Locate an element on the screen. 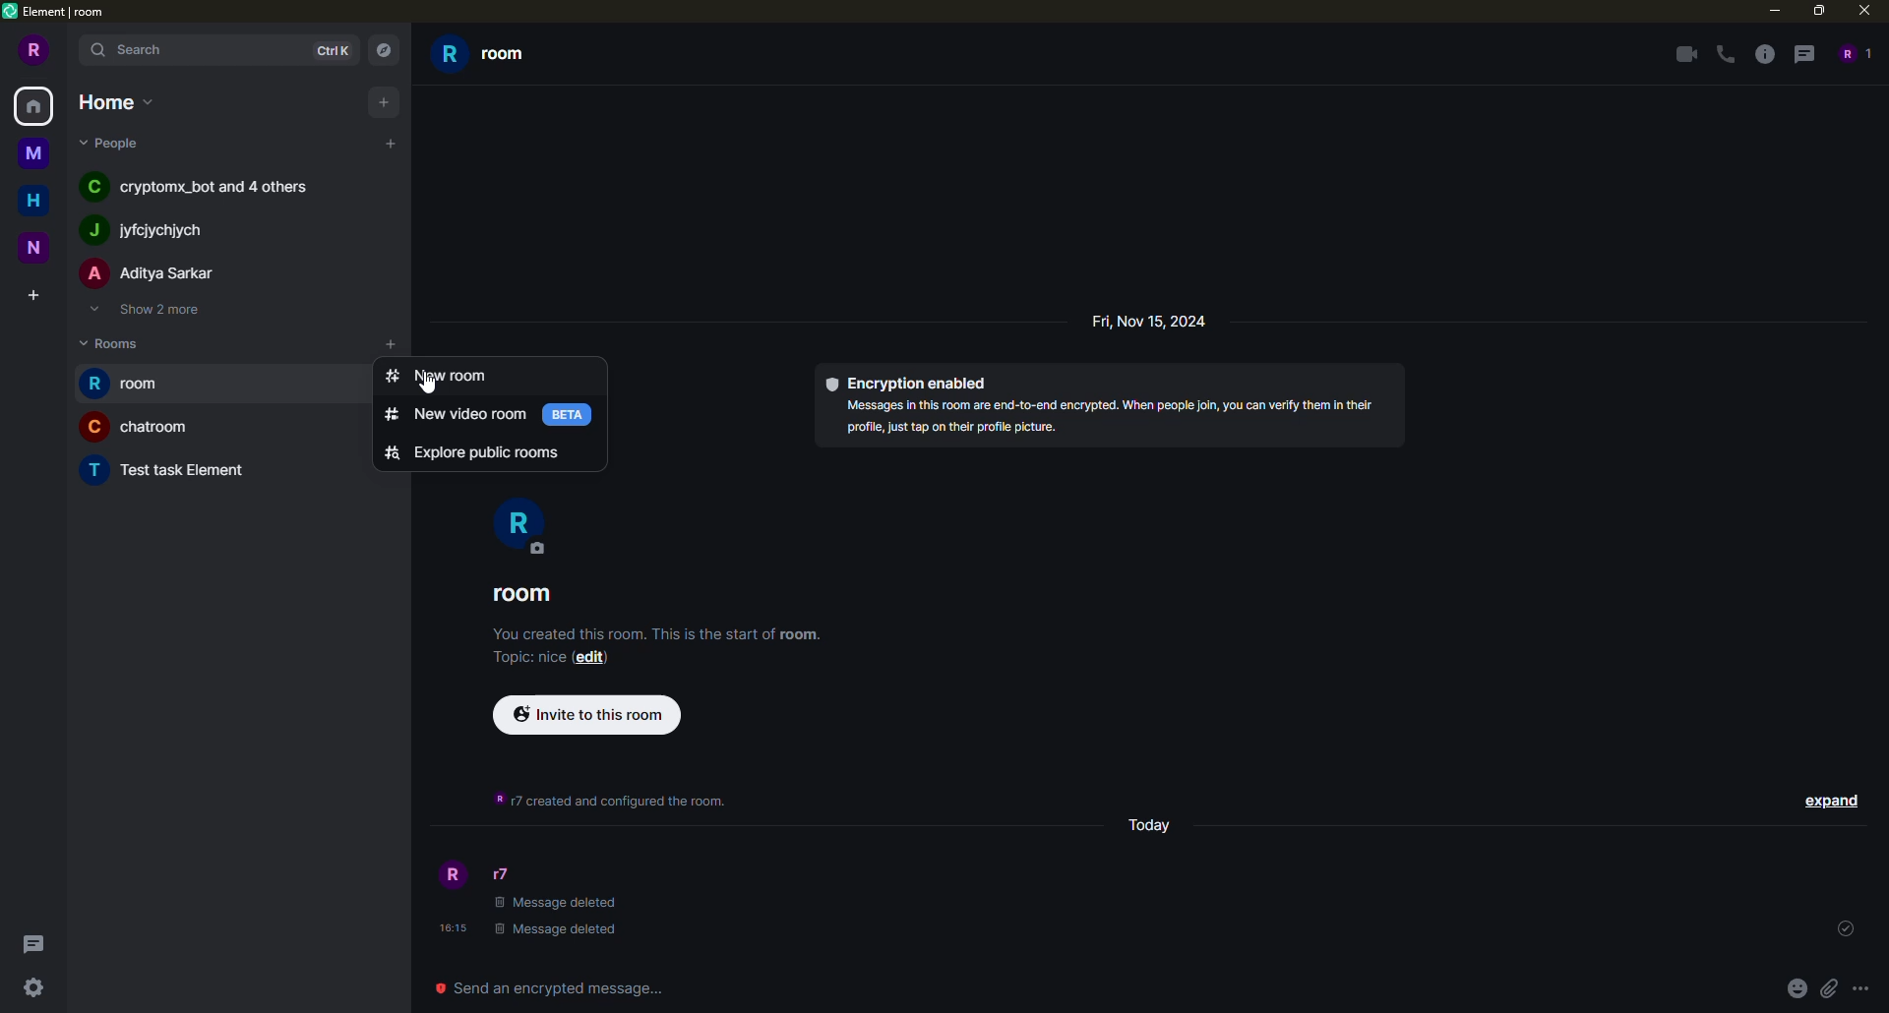  explore public rooms is located at coordinates (476, 452).